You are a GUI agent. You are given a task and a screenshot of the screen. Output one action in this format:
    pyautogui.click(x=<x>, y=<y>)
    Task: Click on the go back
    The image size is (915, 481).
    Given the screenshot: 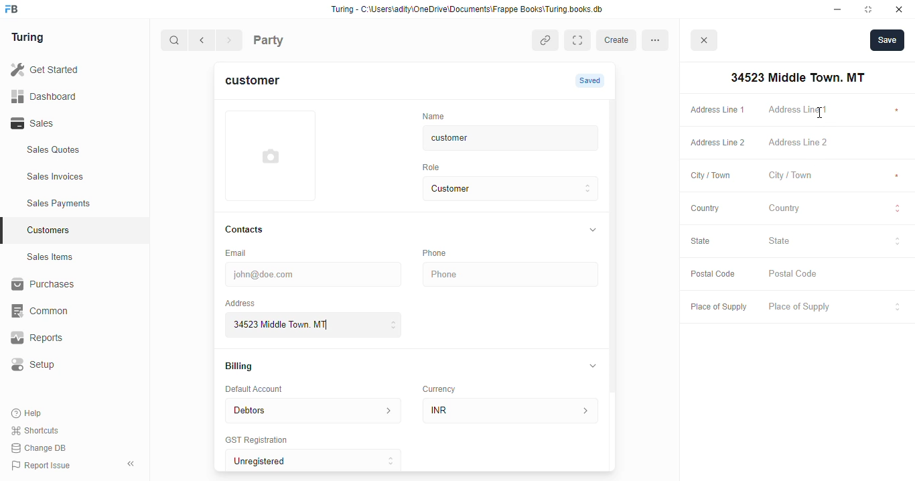 What is the action you would take?
    pyautogui.click(x=204, y=41)
    